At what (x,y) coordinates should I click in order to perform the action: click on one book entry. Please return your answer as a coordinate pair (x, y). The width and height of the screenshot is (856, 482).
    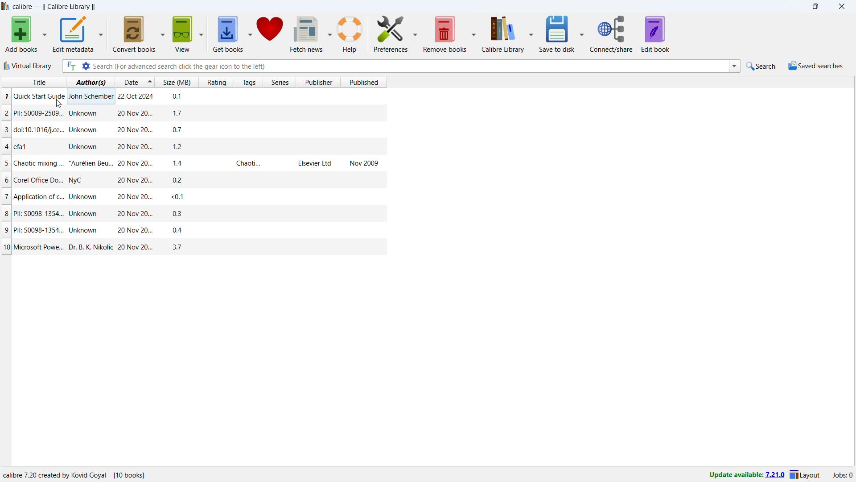
    Looking at the image, I should click on (191, 131).